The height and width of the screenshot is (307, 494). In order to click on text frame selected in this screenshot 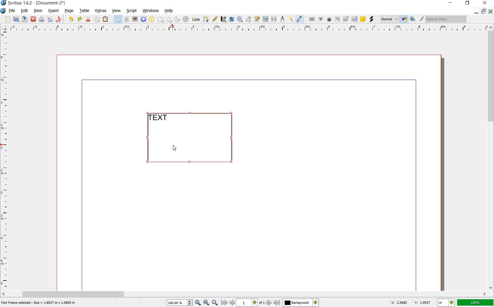, I will do `click(194, 138)`.